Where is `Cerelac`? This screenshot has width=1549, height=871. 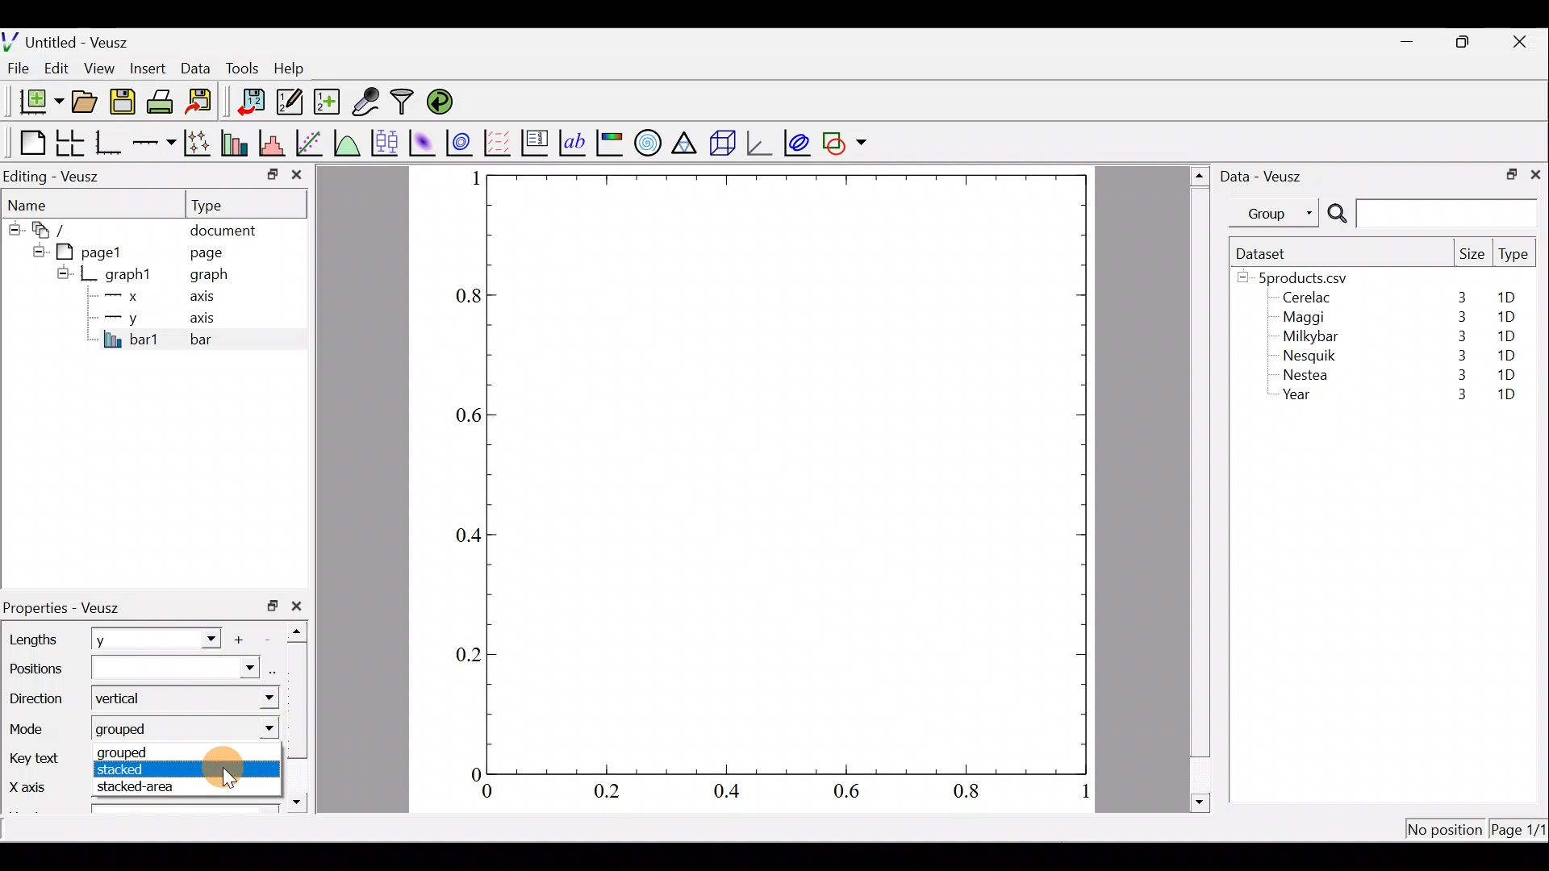 Cerelac is located at coordinates (1304, 298).